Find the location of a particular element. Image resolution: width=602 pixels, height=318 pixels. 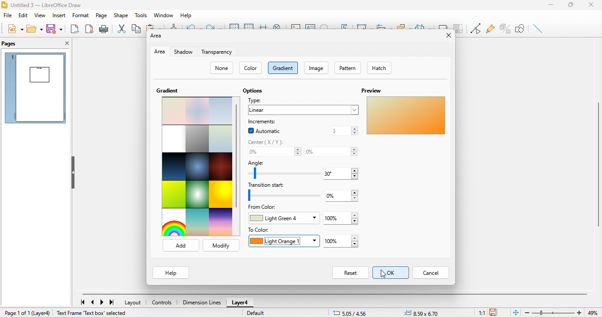

untitled 3- libre office draw is located at coordinates (49, 4).